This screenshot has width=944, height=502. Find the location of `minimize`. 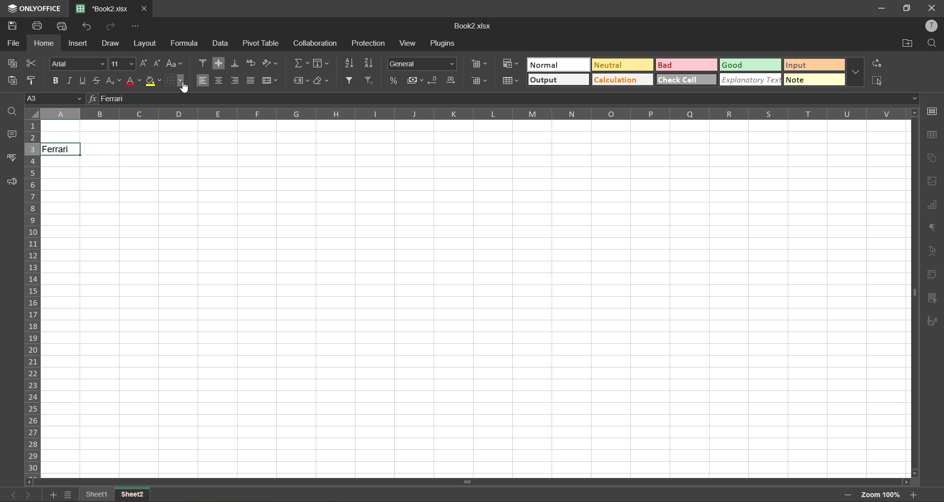

minimize is located at coordinates (882, 8).